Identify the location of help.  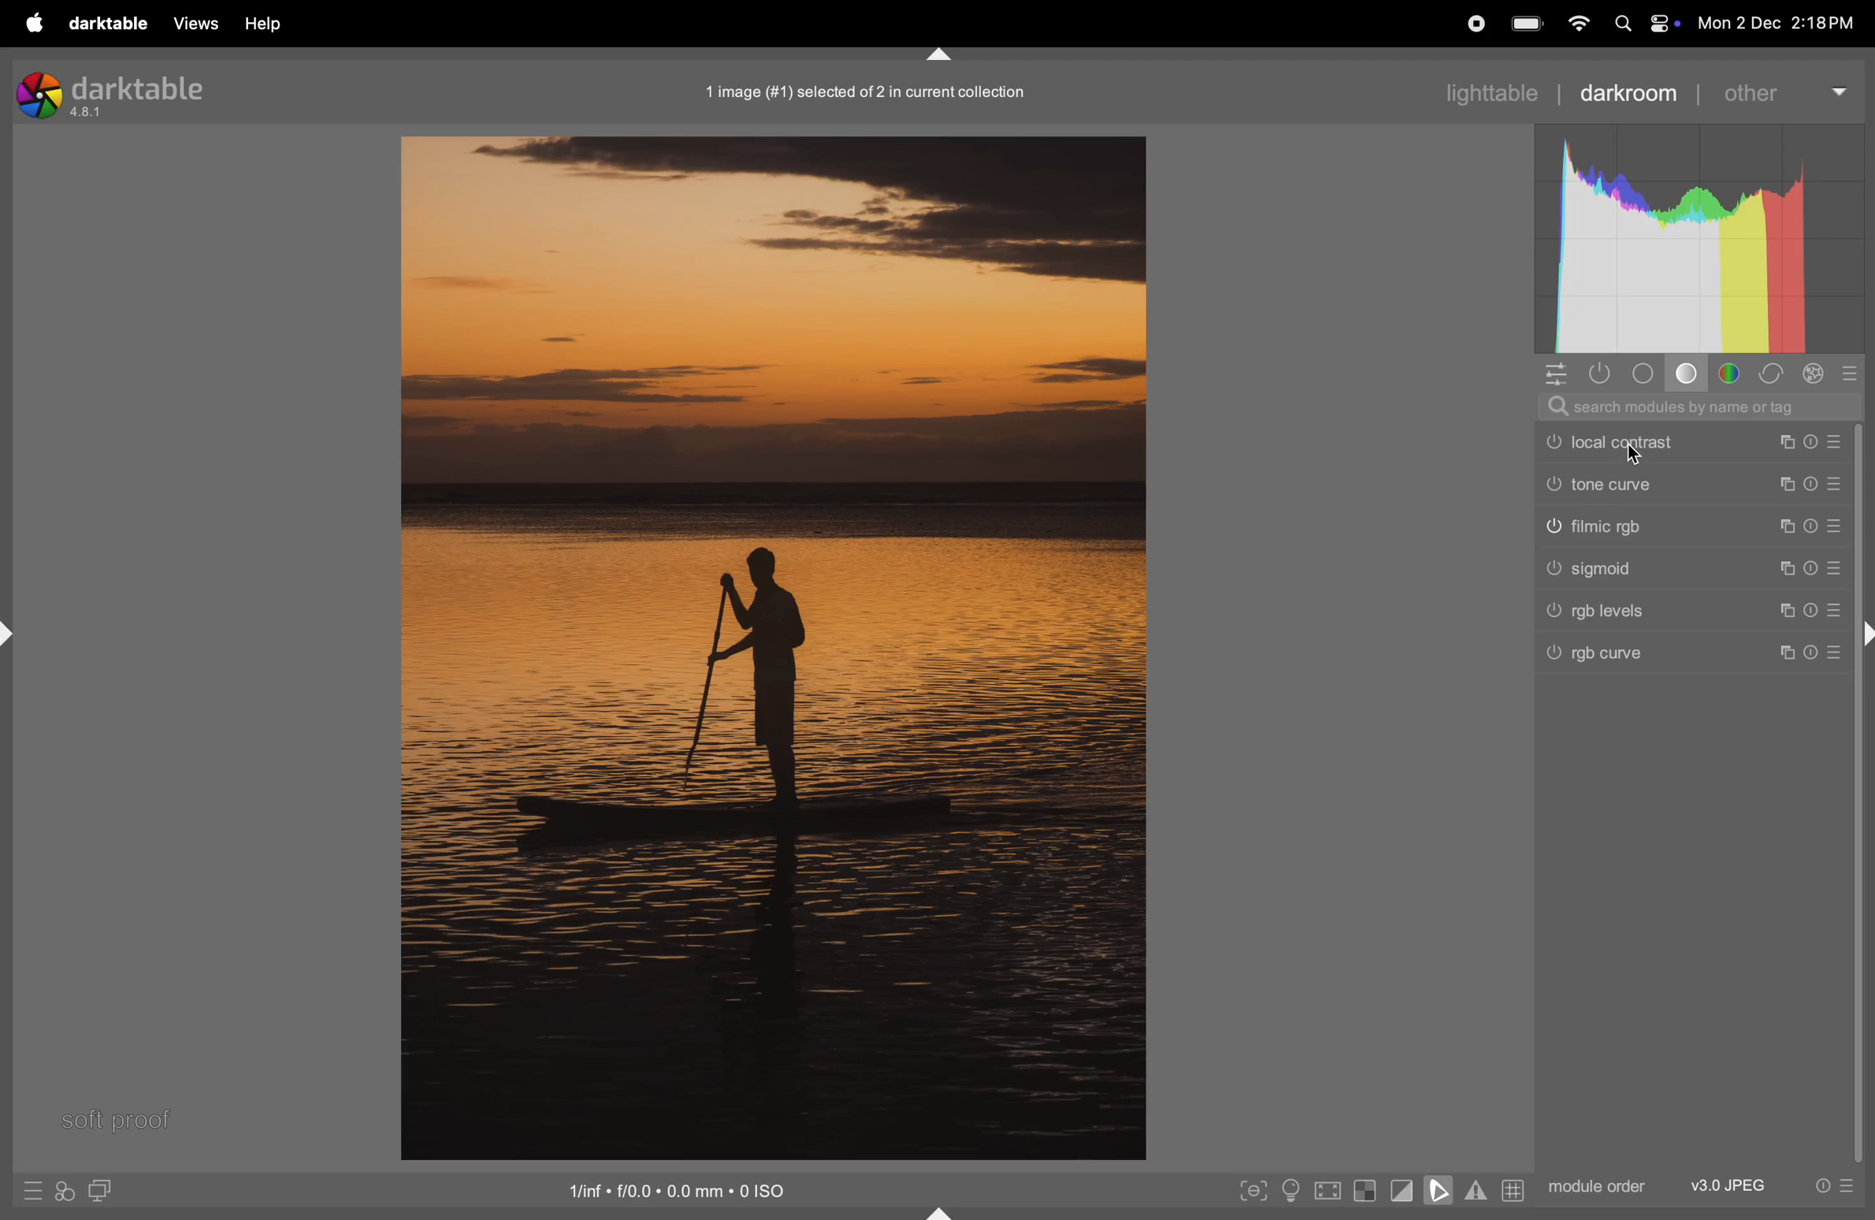
(270, 23).